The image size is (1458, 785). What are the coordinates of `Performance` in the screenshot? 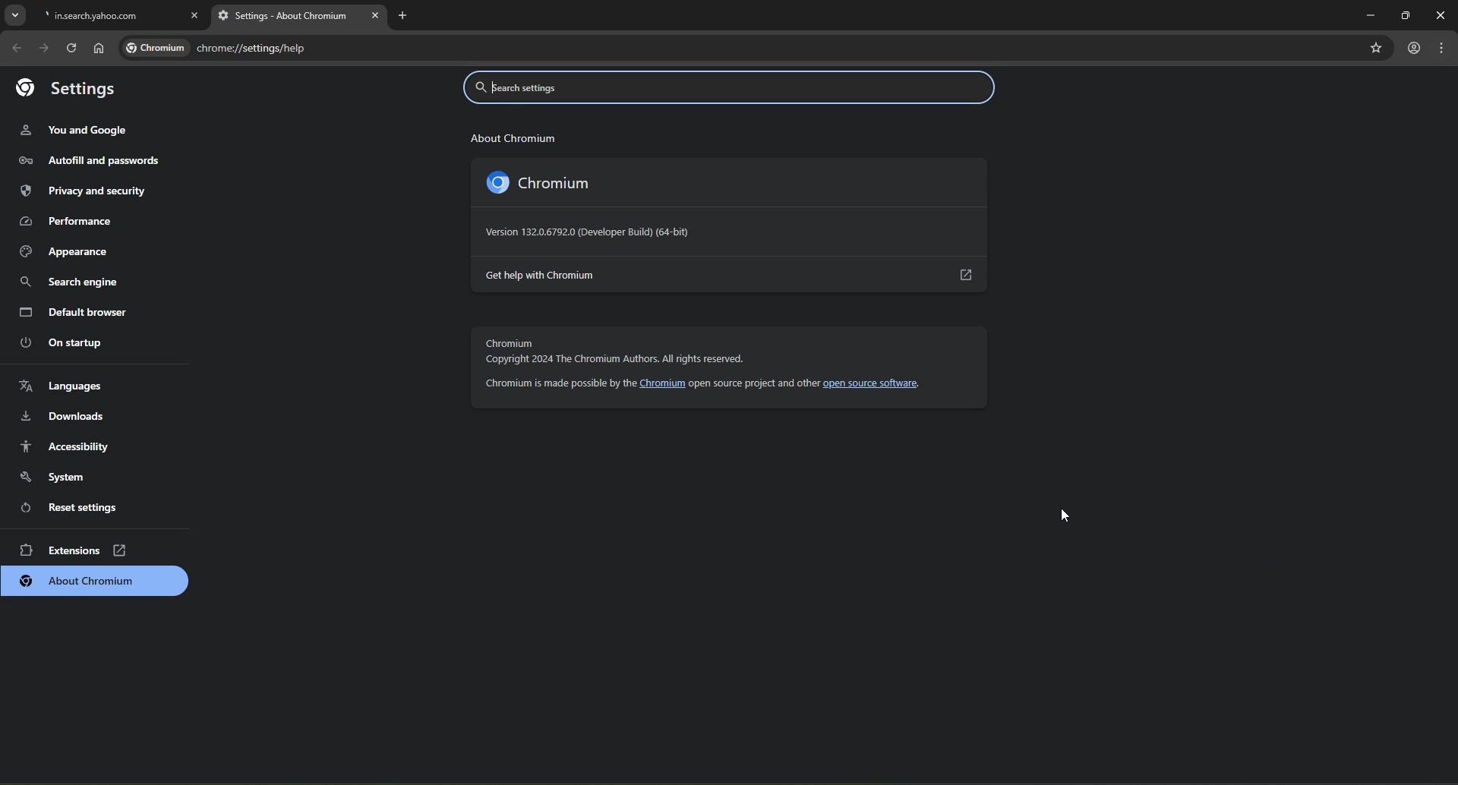 It's located at (82, 220).